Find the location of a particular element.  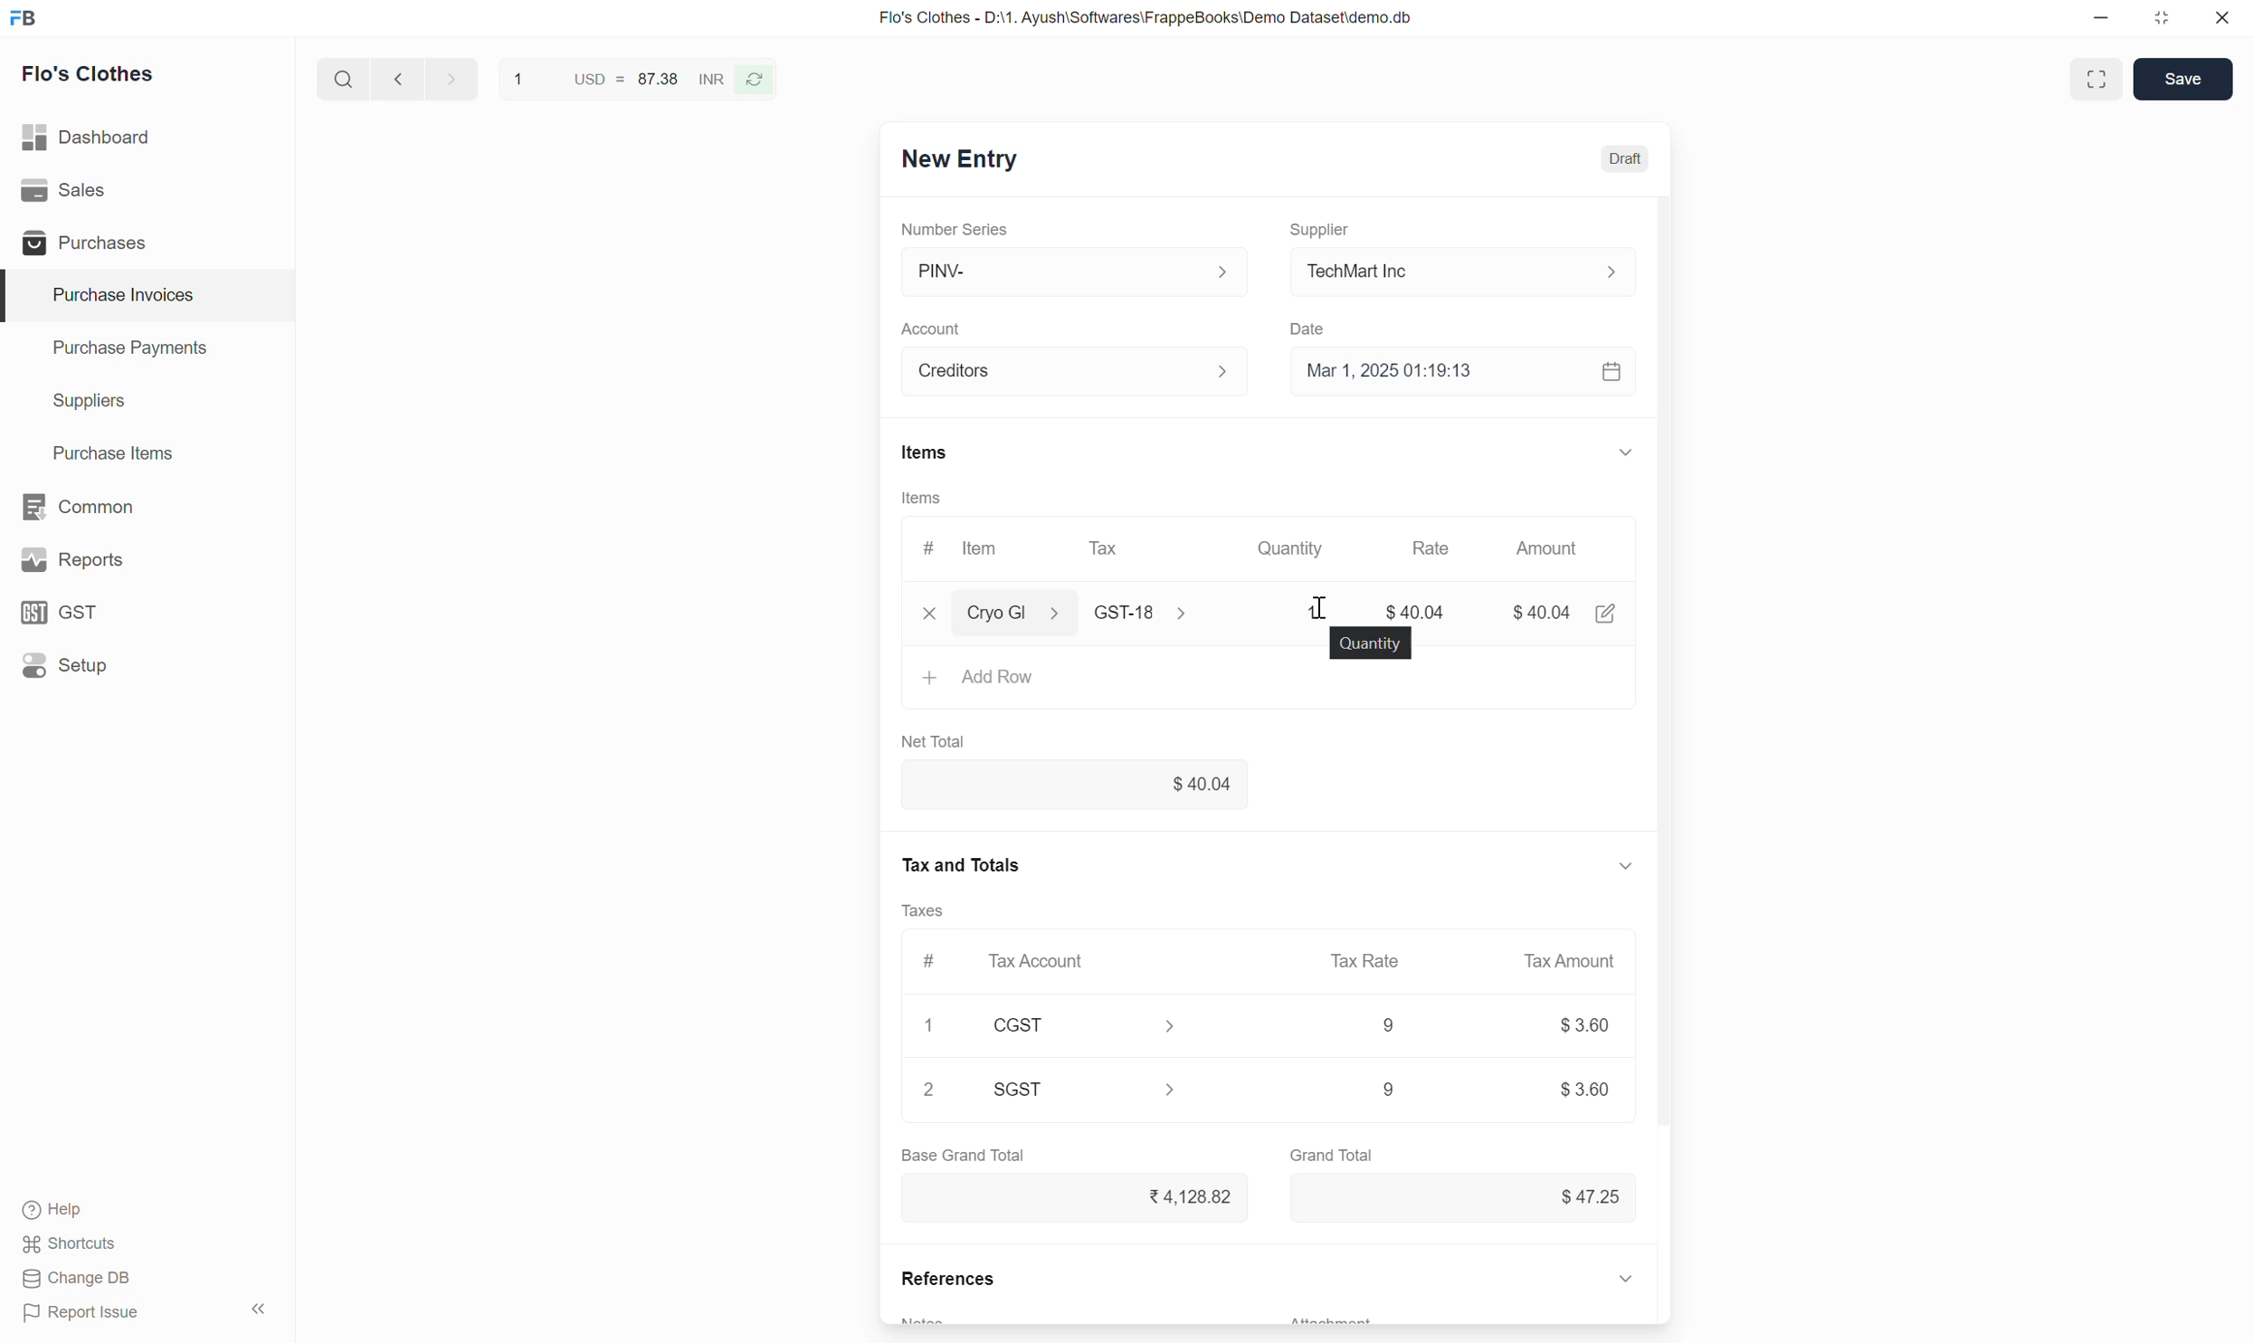

next is located at coordinates (395, 80).